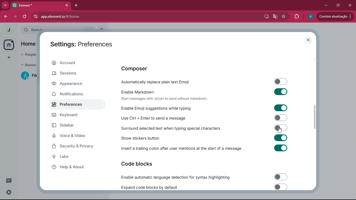  I want to click on preferences, so click(72, 106).